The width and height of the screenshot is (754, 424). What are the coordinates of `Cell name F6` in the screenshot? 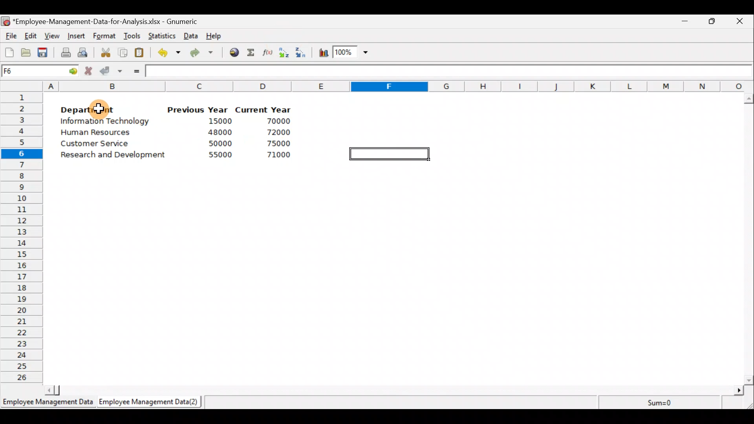 It's located at (30, 71).